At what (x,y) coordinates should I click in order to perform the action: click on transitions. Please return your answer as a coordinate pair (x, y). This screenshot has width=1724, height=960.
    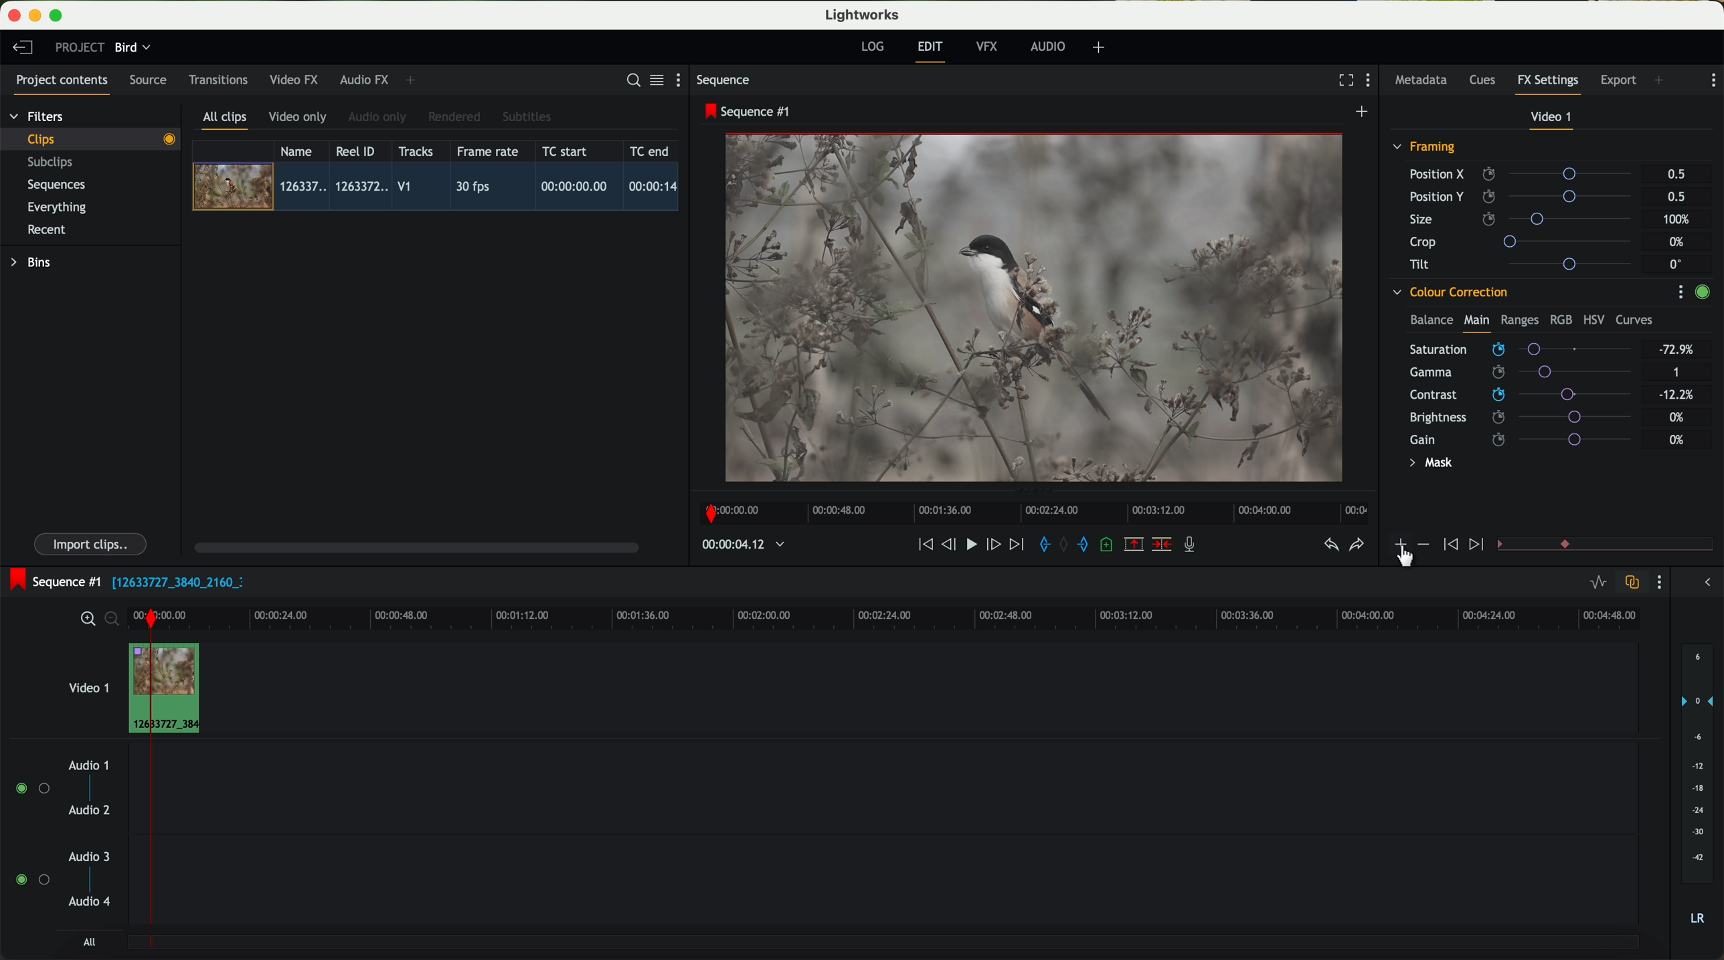
    Looking at the image, I should click on (218, 80).